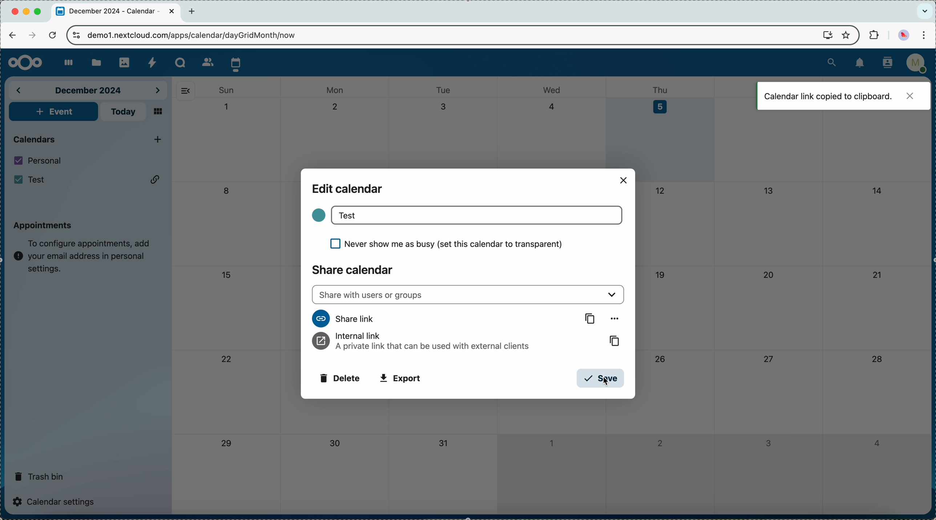 The image size is (936, 520). I want to click on controls, so click(77, 36).